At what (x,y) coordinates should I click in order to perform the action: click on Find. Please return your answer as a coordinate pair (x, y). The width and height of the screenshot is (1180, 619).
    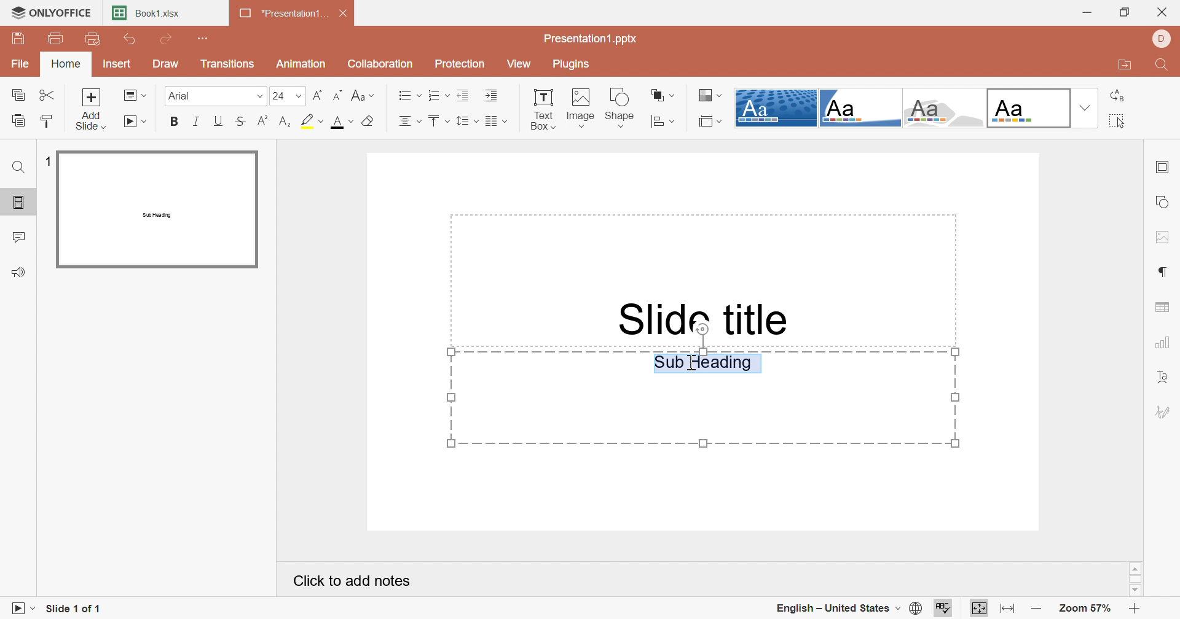
    Looking at the image, I should click on (19, 166).